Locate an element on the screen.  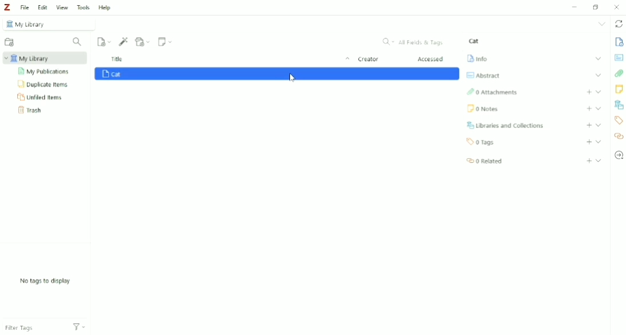
Cat is located at coordinates (276, 73).